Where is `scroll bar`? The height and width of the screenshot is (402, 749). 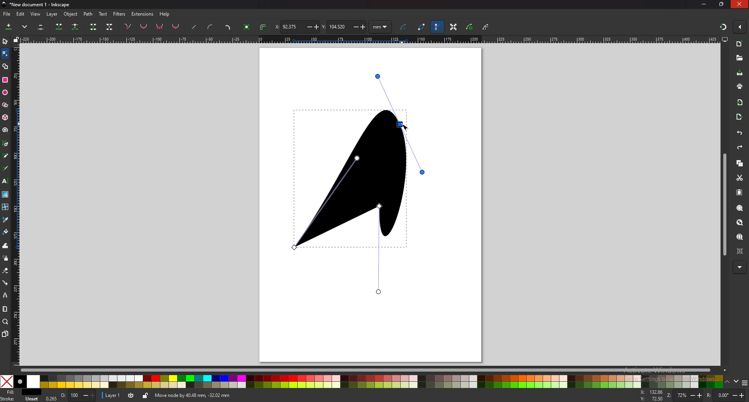 scroll bar is located at coordinates (374, 370).